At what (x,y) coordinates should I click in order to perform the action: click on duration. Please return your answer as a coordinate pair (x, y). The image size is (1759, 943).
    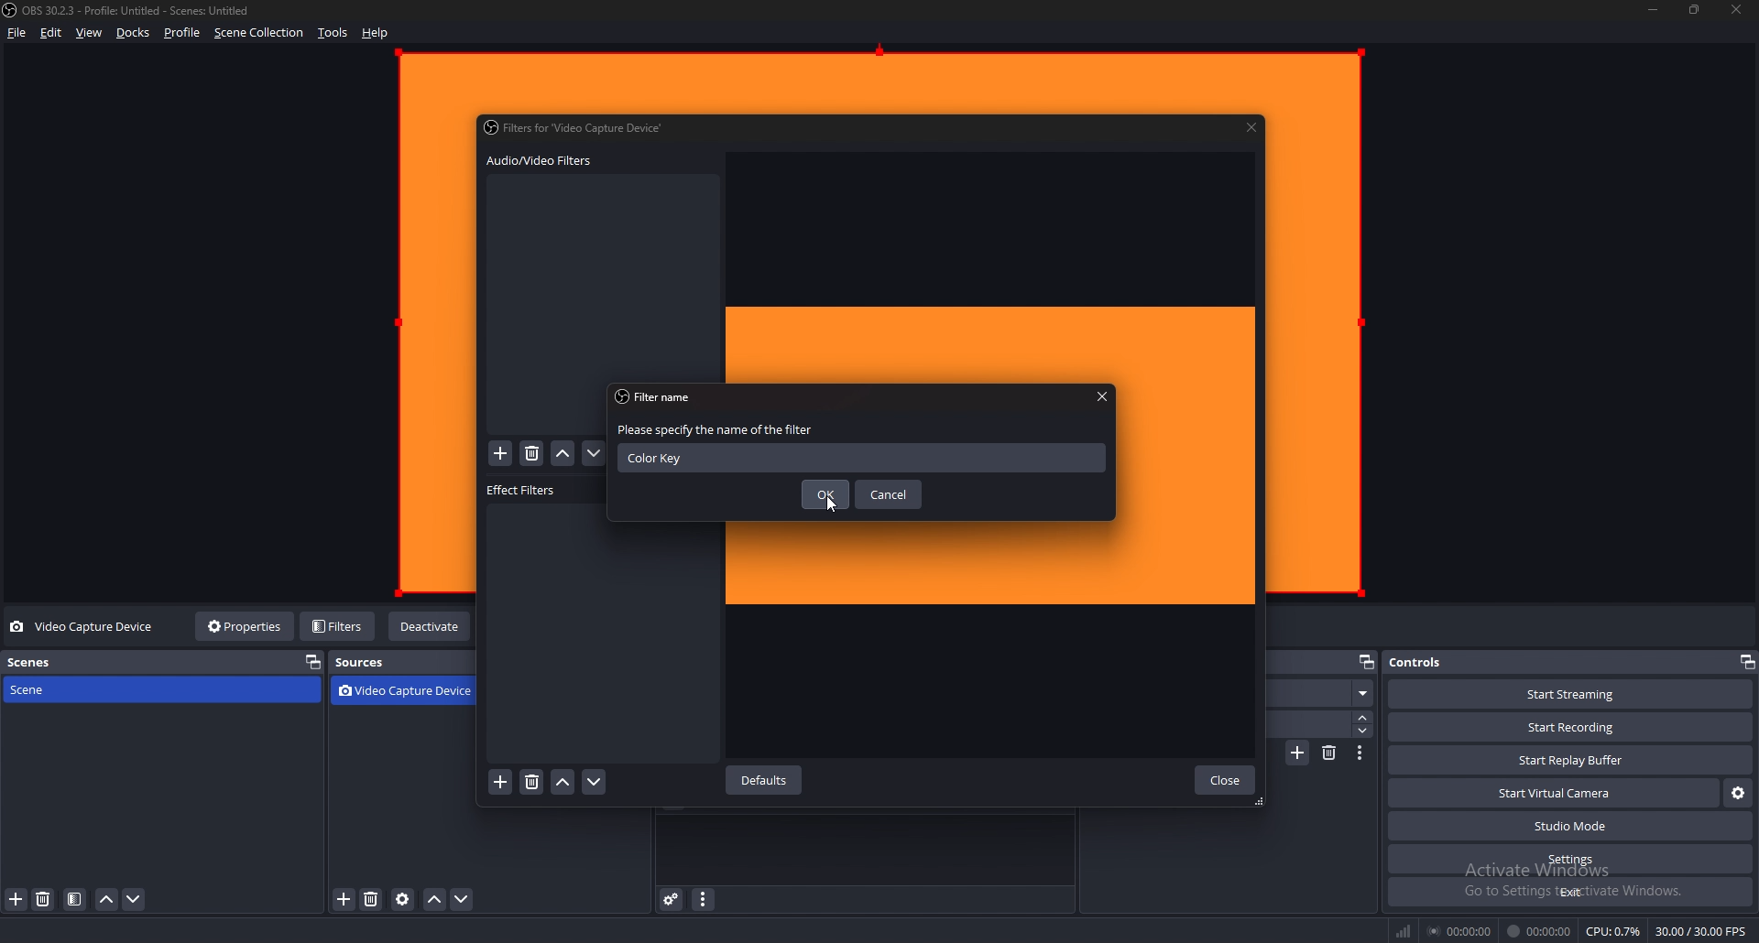
    Looking at the image, I should click on (1314, 723).